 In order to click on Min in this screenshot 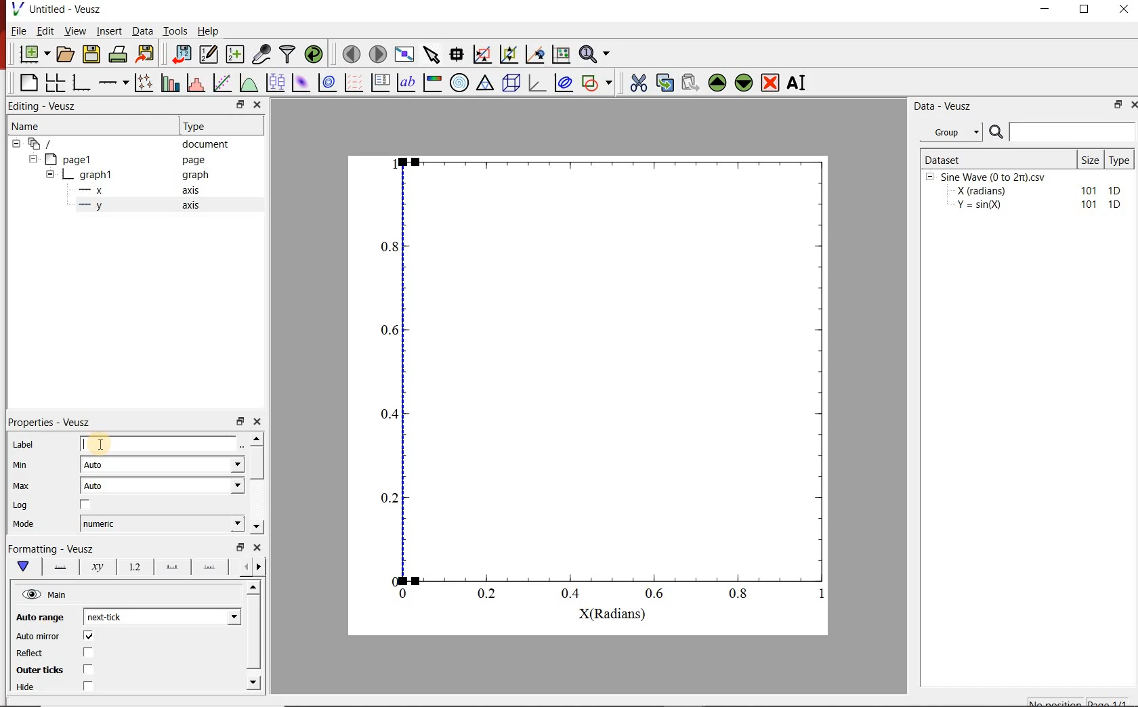, I will do `click(21, 464)`.